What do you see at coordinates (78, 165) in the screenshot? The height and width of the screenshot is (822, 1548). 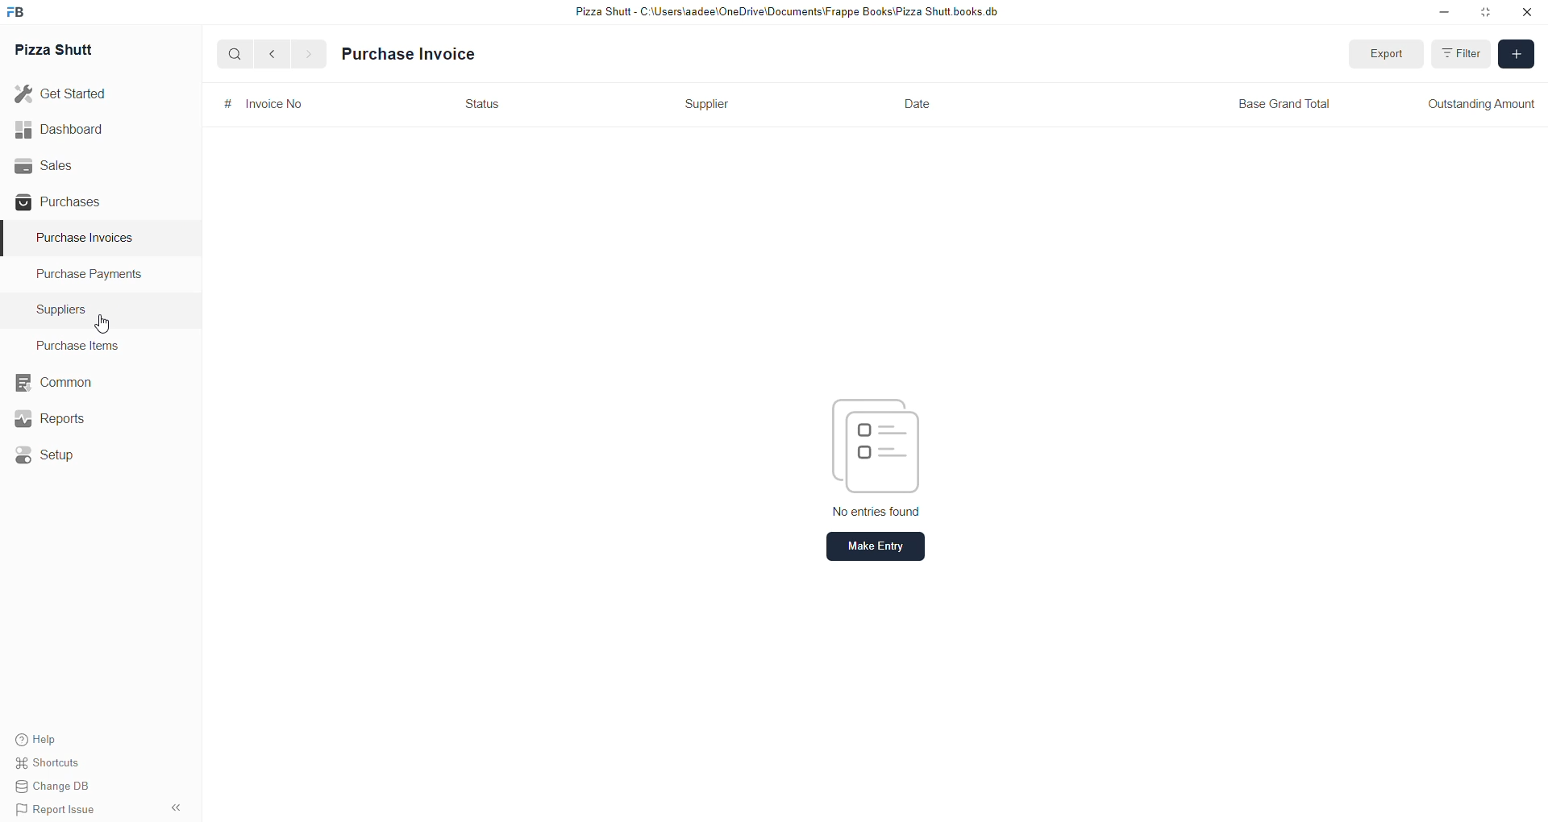 I see `Sales` at bounding box center [78, 165].